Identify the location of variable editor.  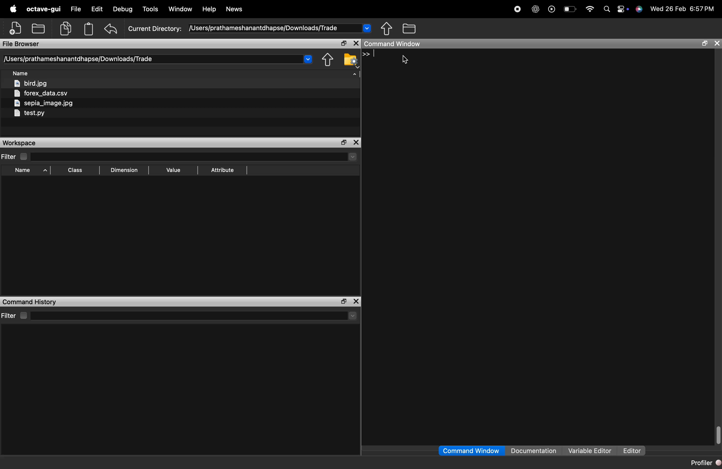
(590, 451).